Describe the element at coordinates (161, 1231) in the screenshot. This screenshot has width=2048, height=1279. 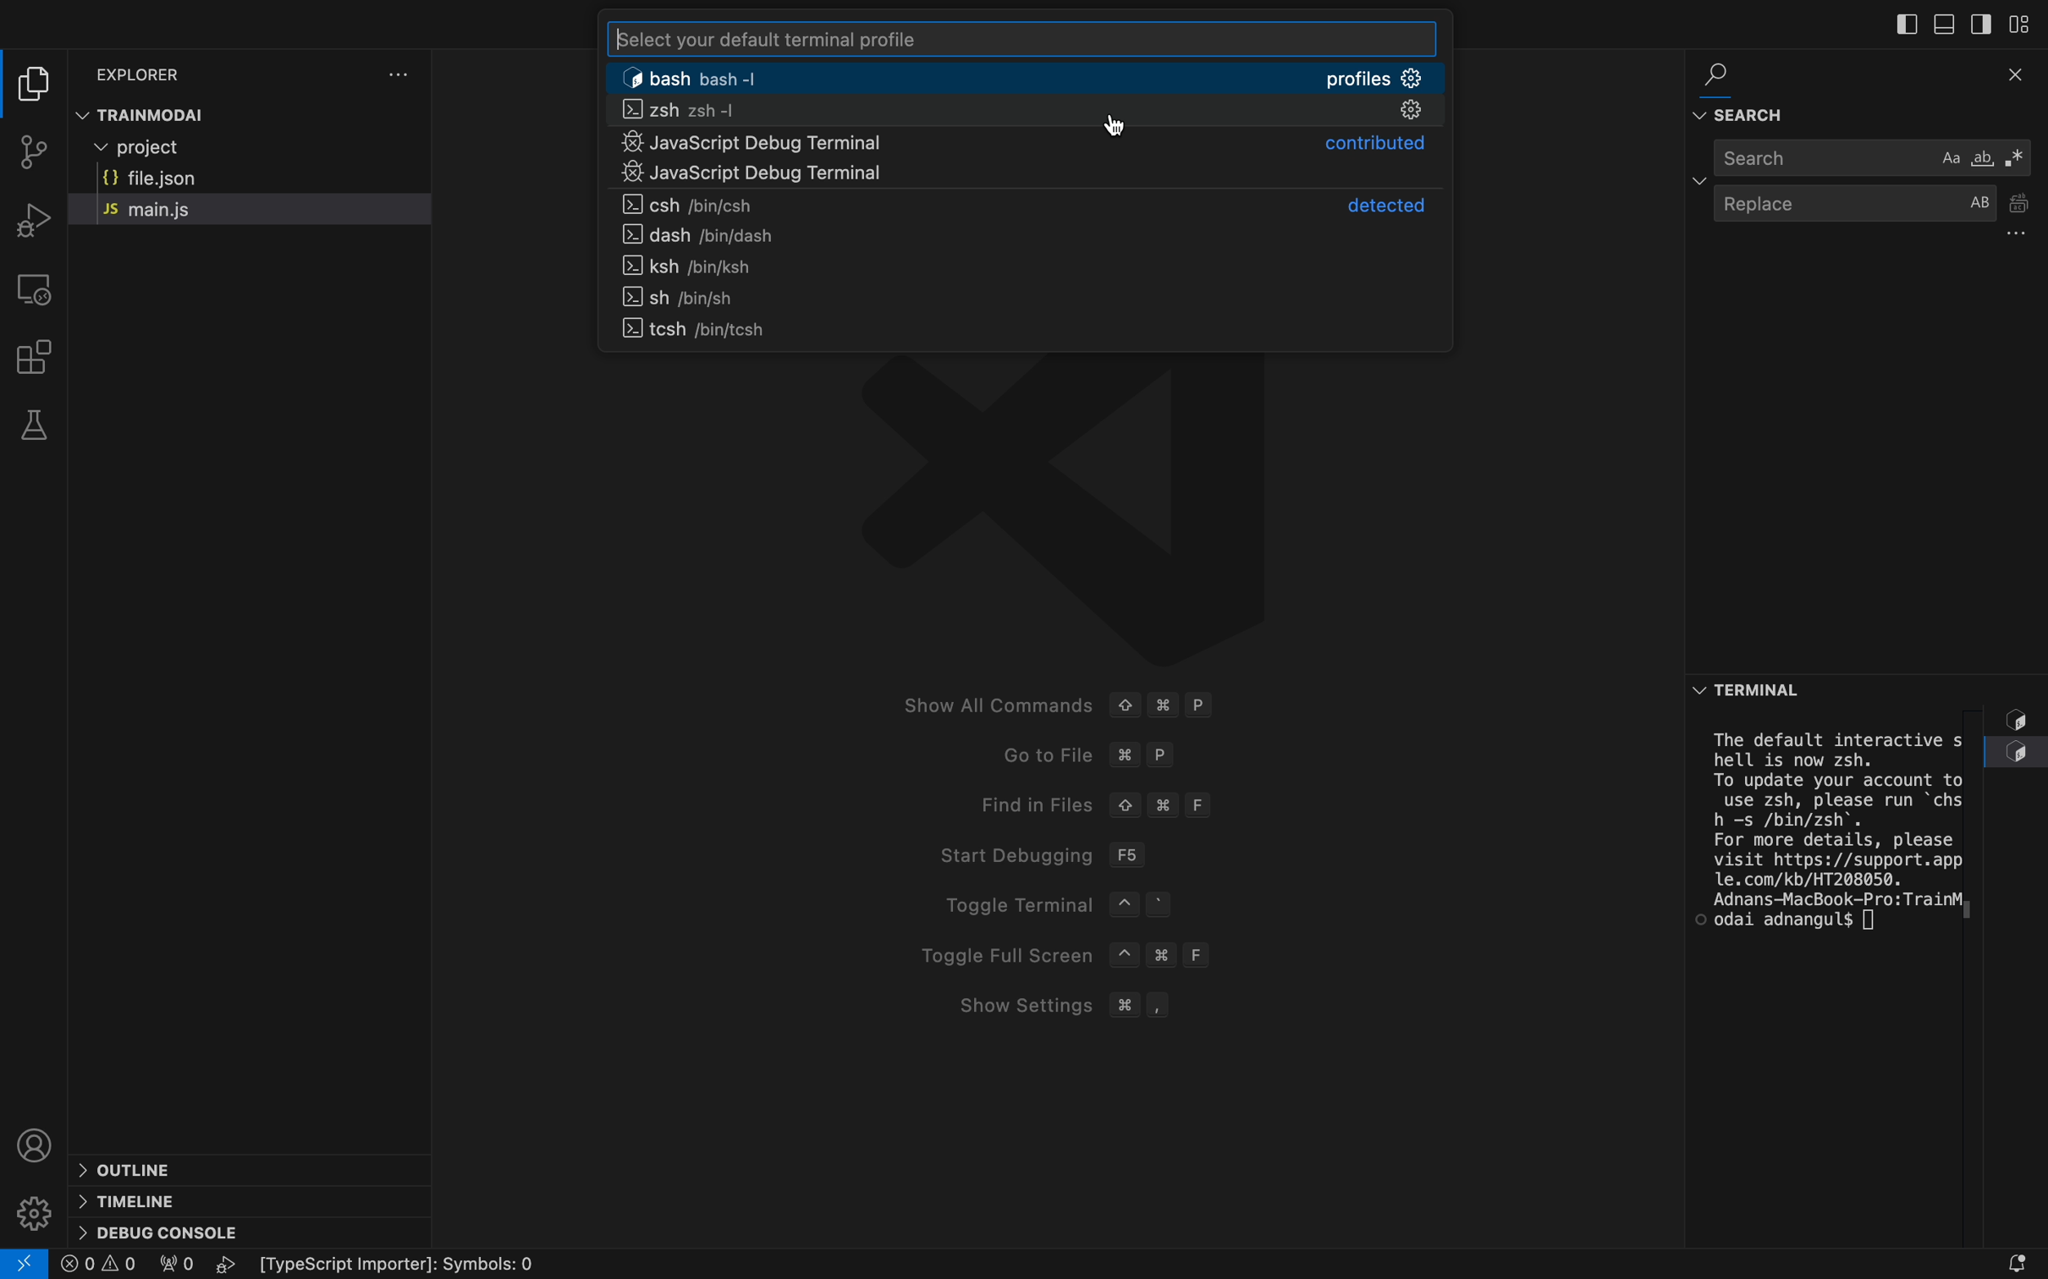
I see `debug` at that location.